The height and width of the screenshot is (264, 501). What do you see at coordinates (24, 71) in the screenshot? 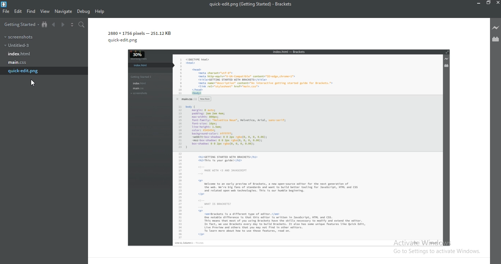
I see `quick-edit.png` at bounding box center [24, 71].